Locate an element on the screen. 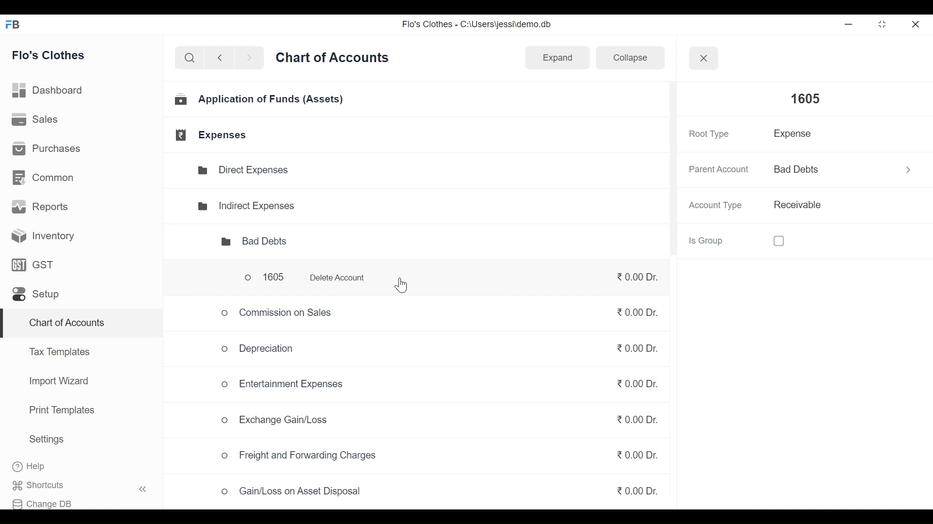 The image size is (933, 524). Tax Templates is located at coordinates (59, 351).